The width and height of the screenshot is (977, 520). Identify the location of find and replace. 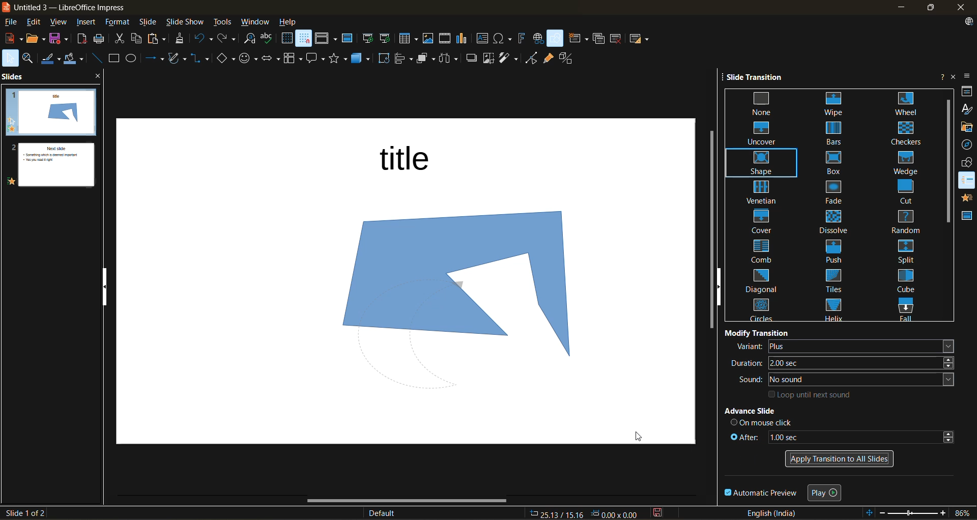
(249, 39).